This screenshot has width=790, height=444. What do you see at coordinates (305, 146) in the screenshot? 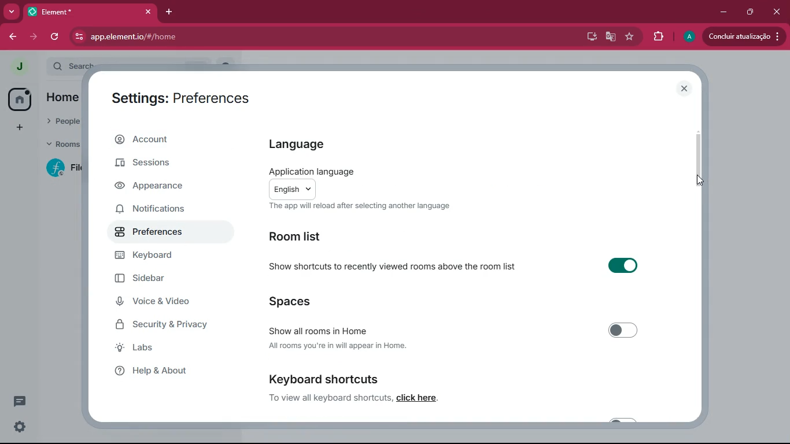
I see `language` at bounding box center [305, 146].